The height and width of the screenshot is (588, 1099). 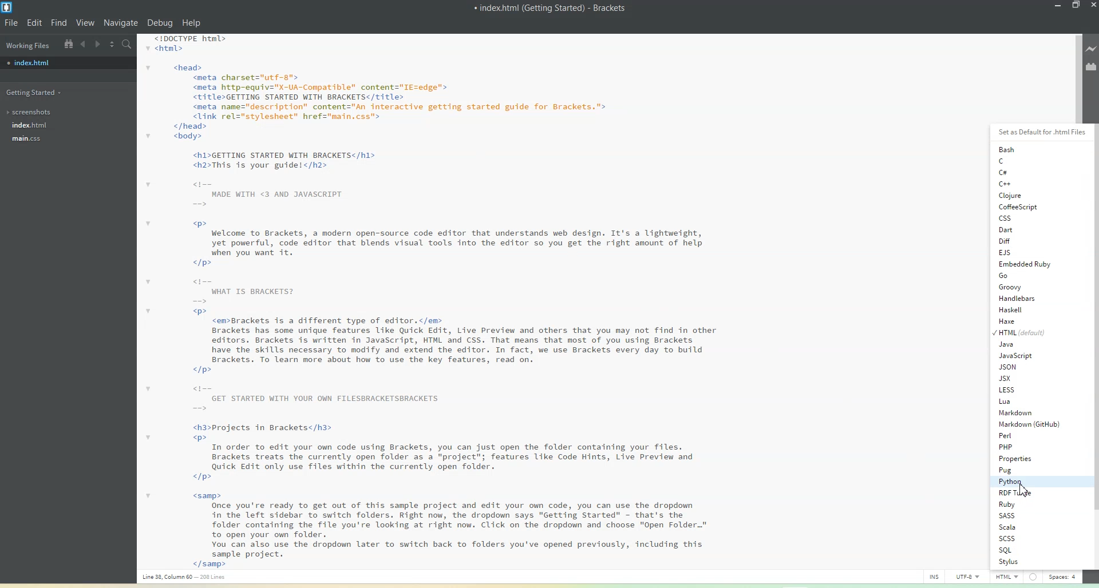 I want to click on Properties, so click(x=1030, y=459).